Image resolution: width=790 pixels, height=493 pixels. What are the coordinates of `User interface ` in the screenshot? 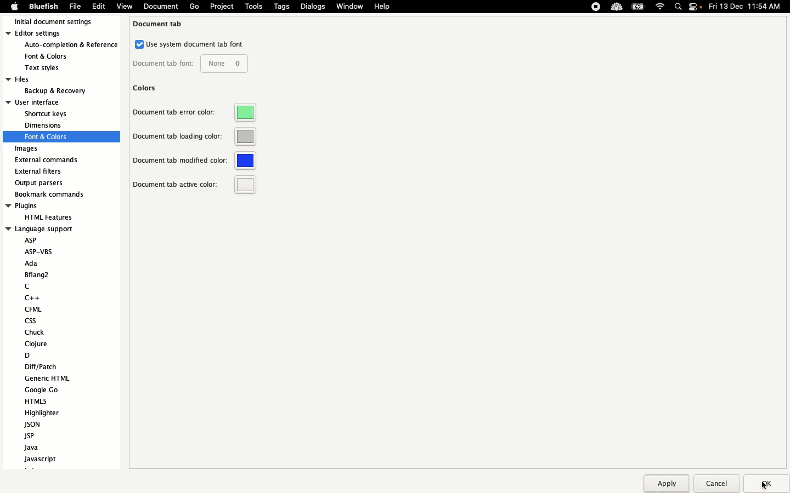 It's located at (43, 102).